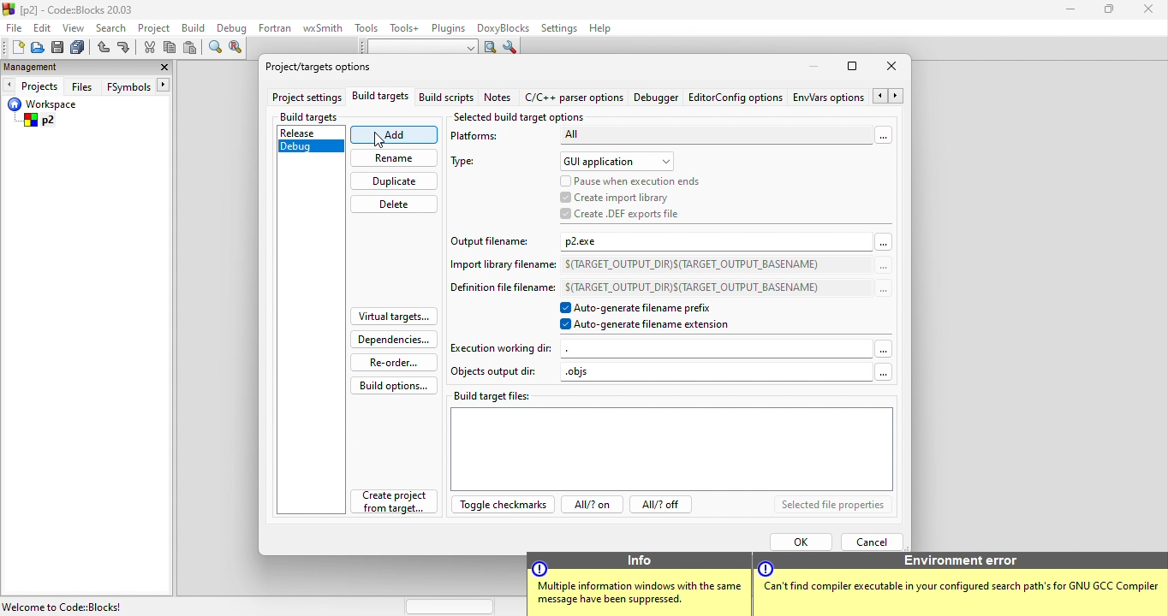  Describe the element at coordinates (64, 607) in the screenshot. I see `Welcome to Code::Blocks!` at that location.